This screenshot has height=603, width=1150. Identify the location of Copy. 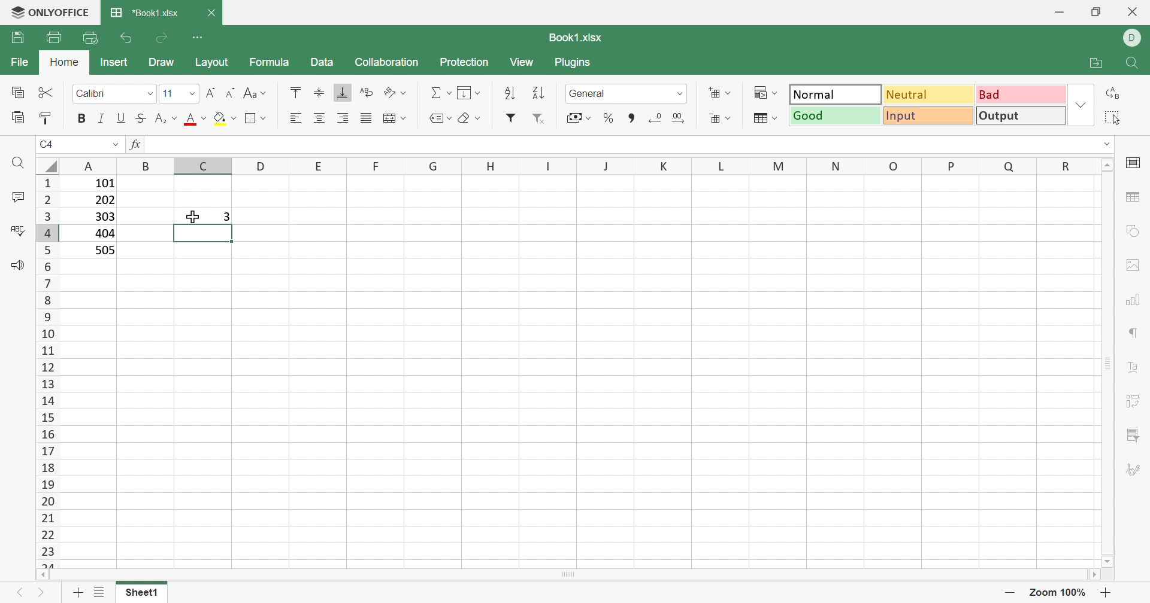
(19, 93).